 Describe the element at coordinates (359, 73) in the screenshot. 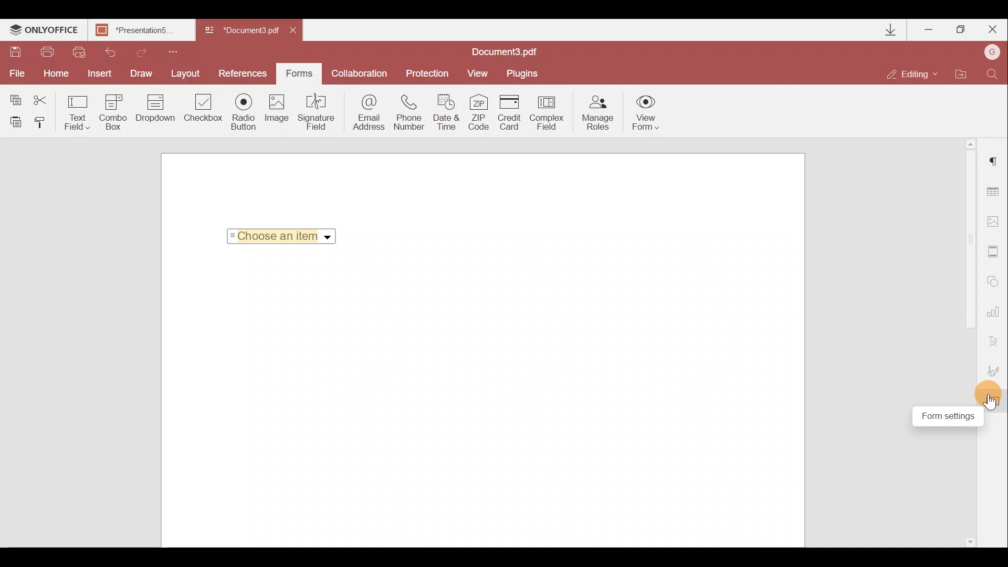

I see `Collaboration` at that location.